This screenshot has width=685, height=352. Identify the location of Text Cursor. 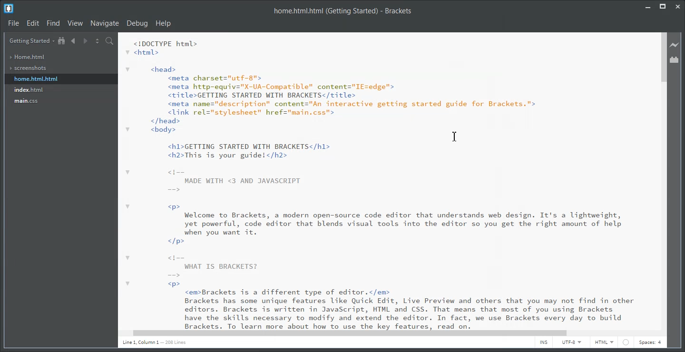
(456, 136).